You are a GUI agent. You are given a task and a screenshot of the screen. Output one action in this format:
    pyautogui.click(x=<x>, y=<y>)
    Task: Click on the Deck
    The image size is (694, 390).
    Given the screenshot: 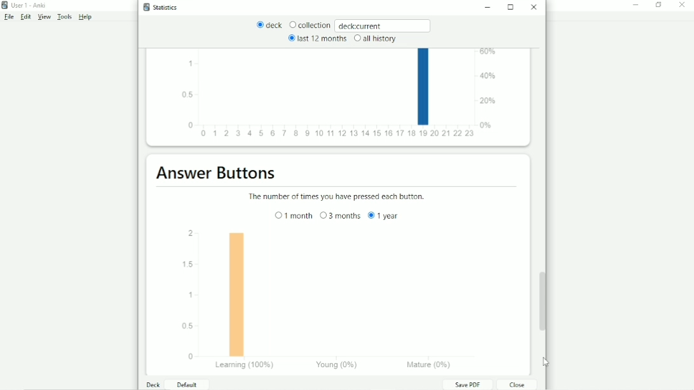 What is the action you would take?
    pyautogui.click(x=154, y=384)
    